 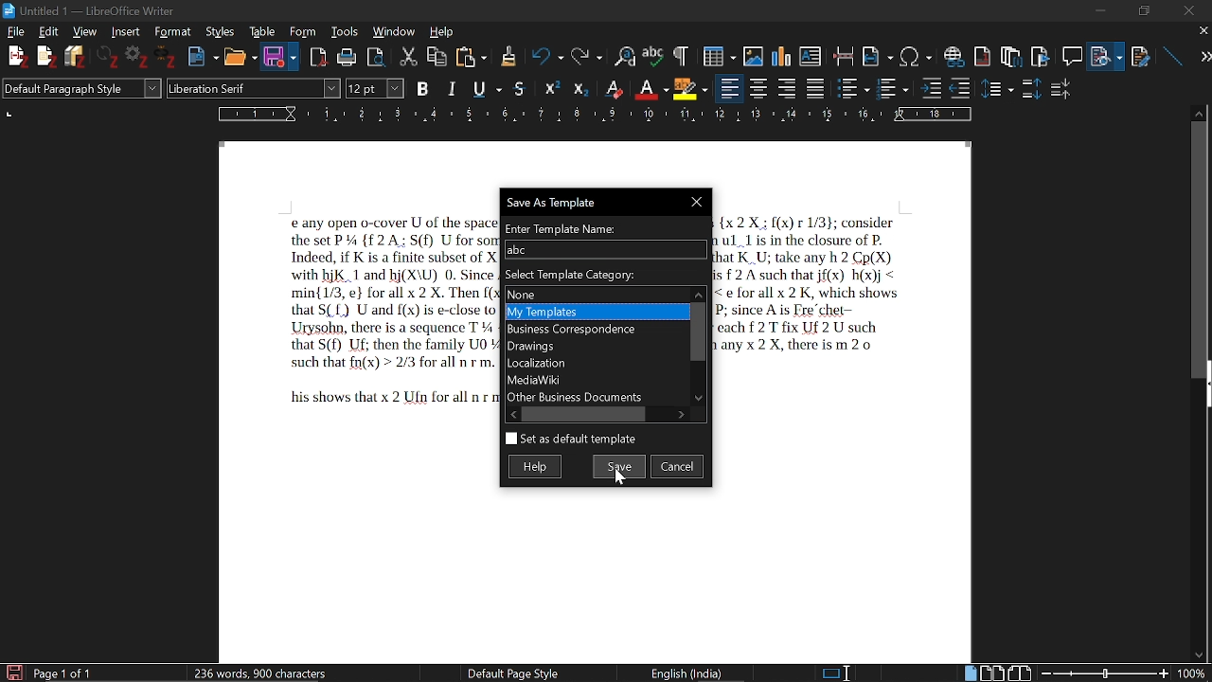 What do you see at coordinates (1189, 9) in the screenshot?
I see `close` at bounding box center [1189, 9].